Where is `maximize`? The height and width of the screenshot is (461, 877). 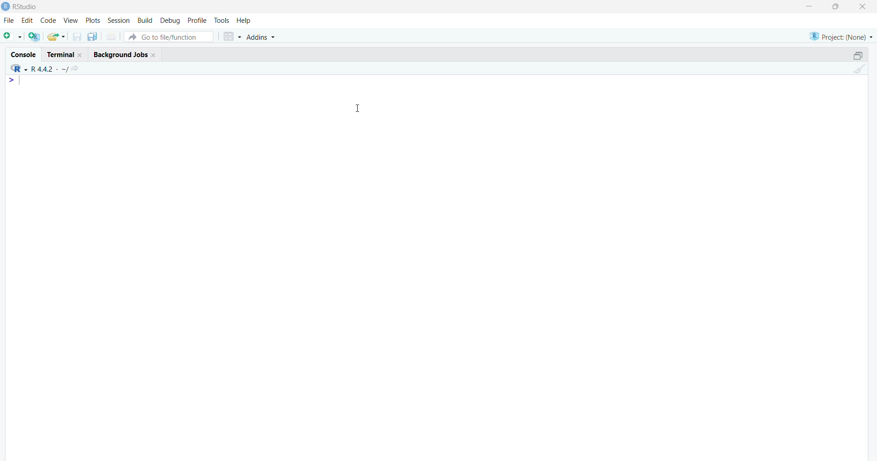 maximize is located at coordinates (835, 6).